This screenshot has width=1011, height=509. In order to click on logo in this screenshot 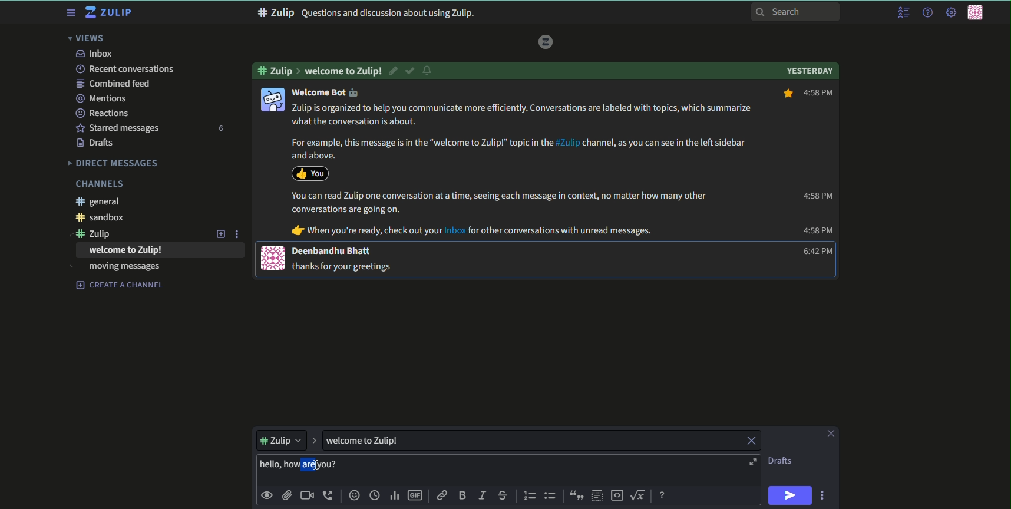, I will do `click(546, 41)`.